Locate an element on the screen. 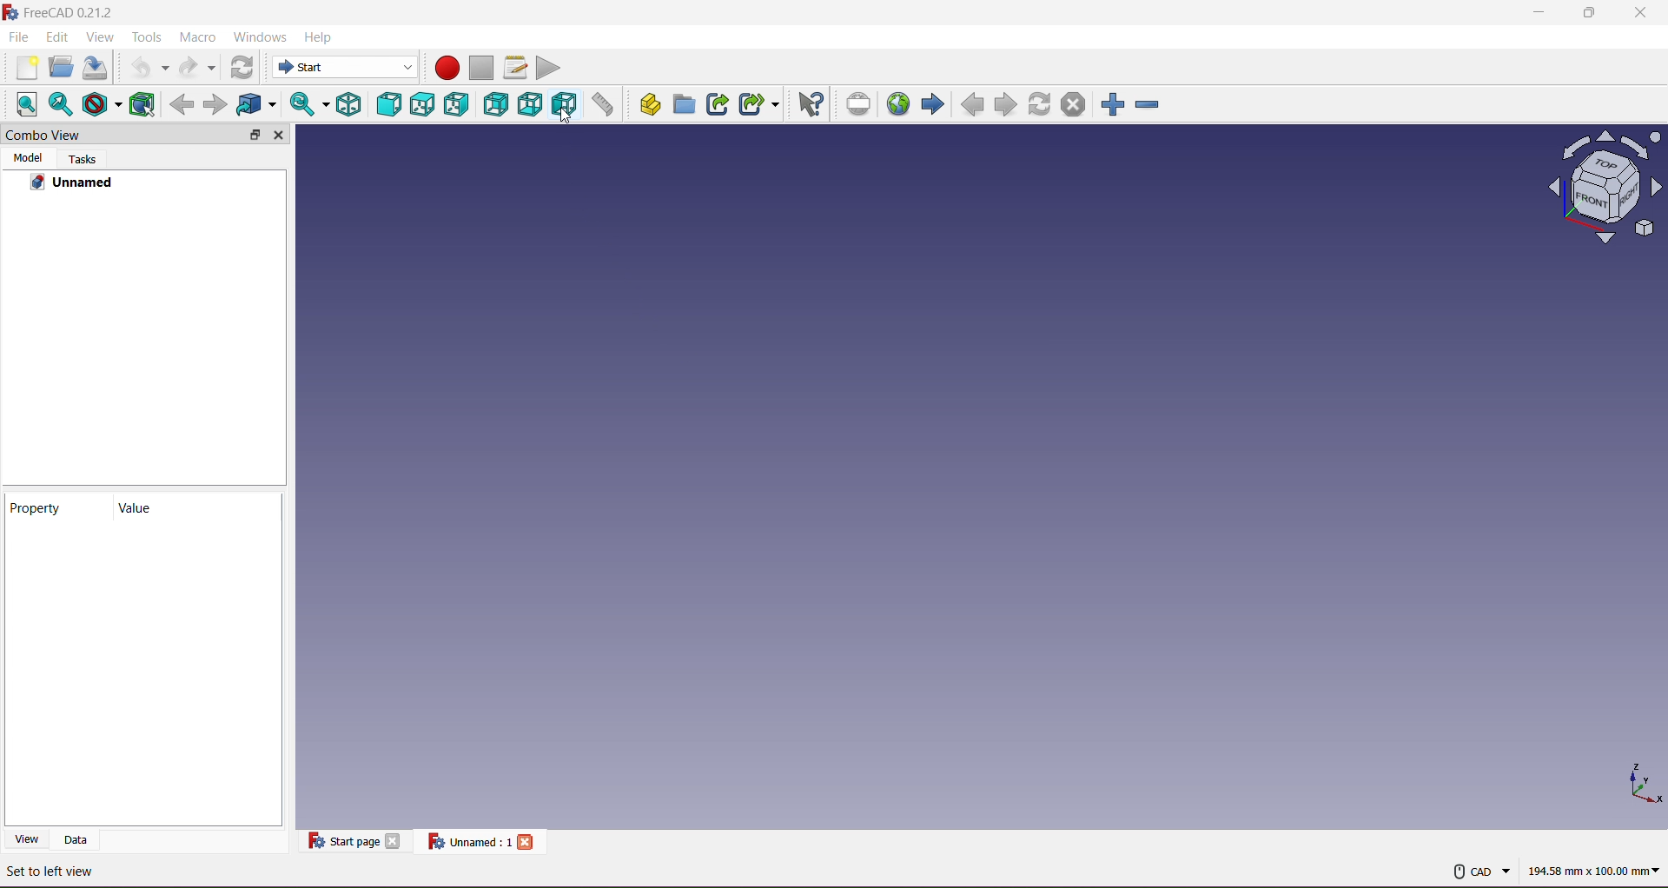 The height and width of the screenshot is (888, 1668). Create Part is located at coordinates (651, 103).